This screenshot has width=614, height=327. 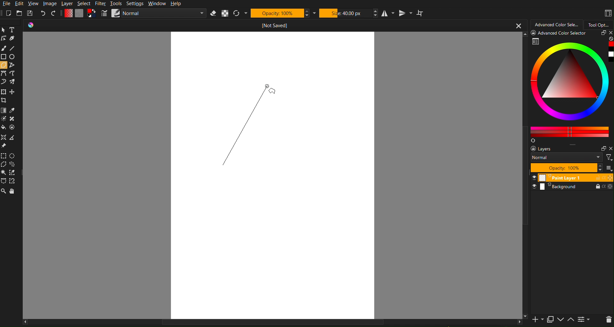 What do you see at coordinates (4, 110) in the screenshot?
I see `draw a gradient` at bounding box center [4, 110].